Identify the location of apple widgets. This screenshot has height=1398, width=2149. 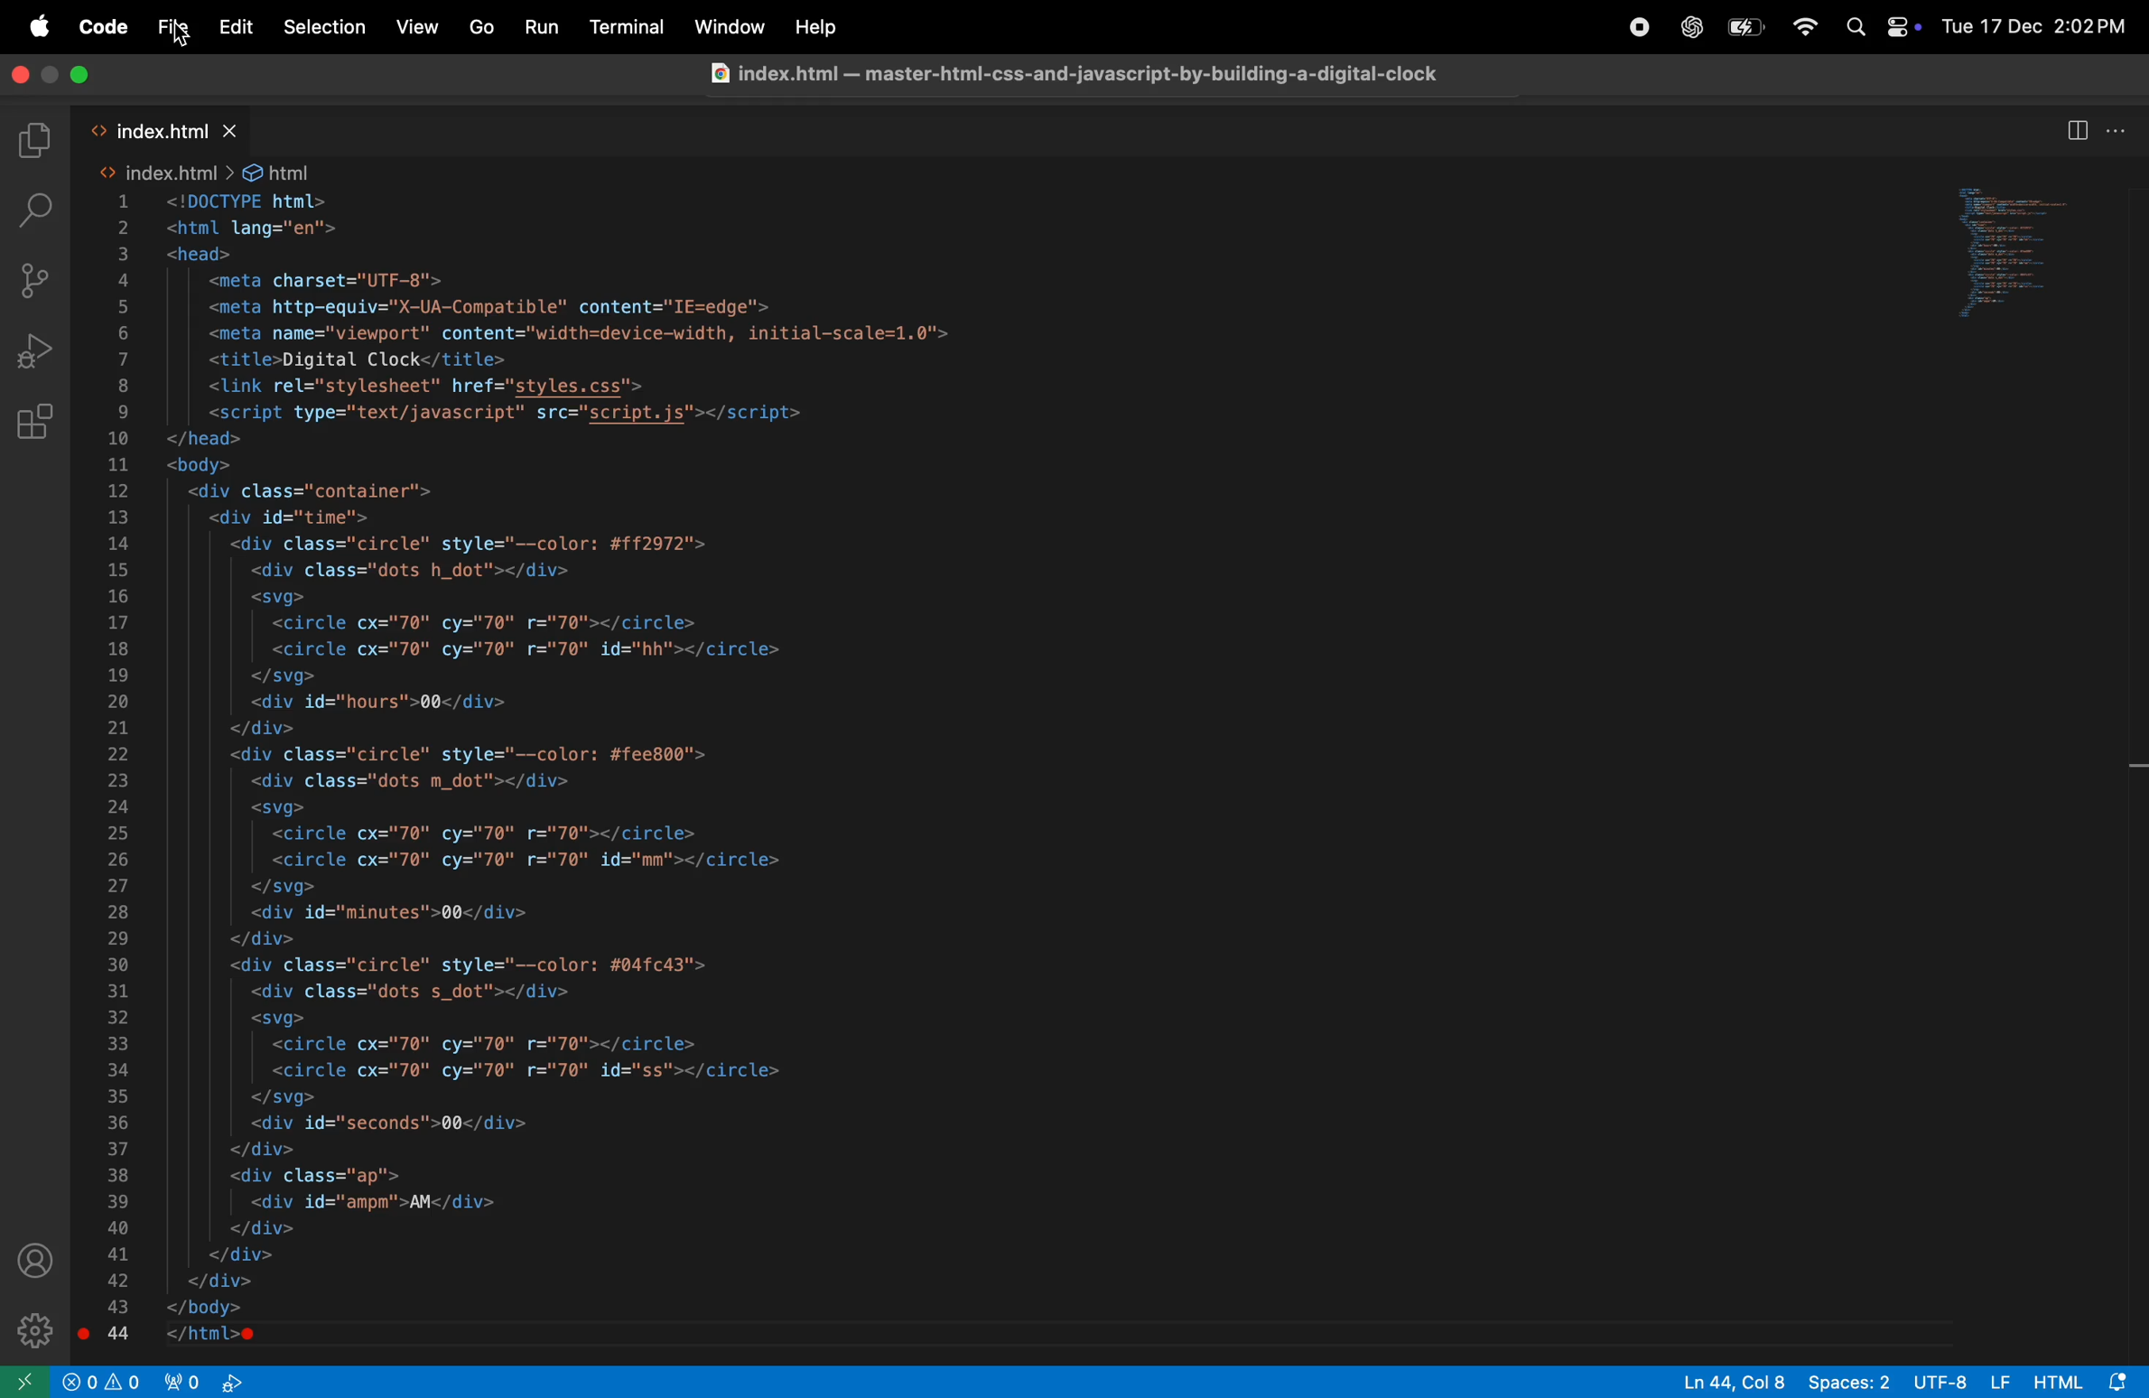
(1903, 30).